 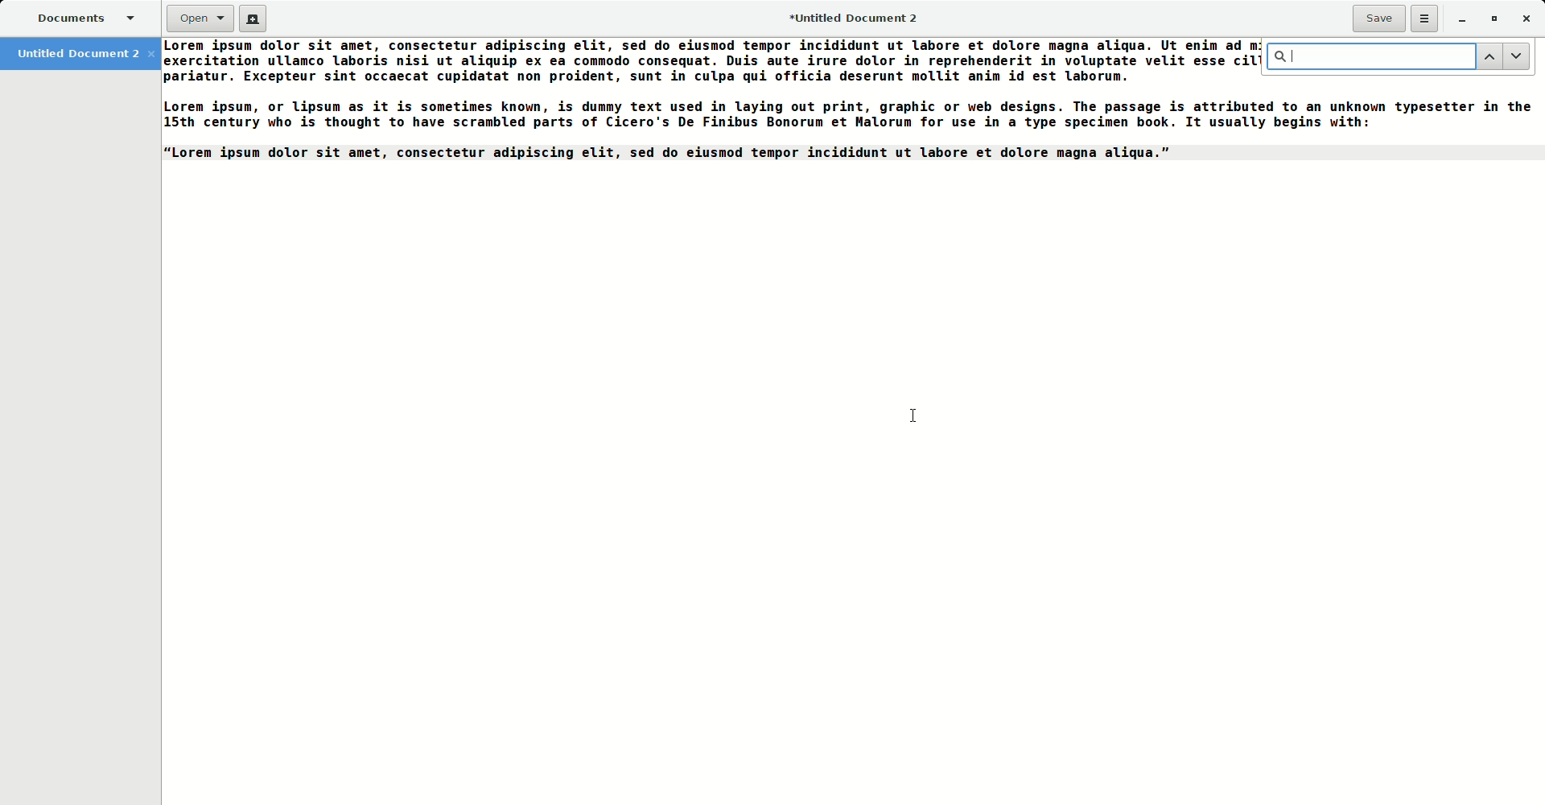 I want to click on Save, so click(x=1376, y=16).